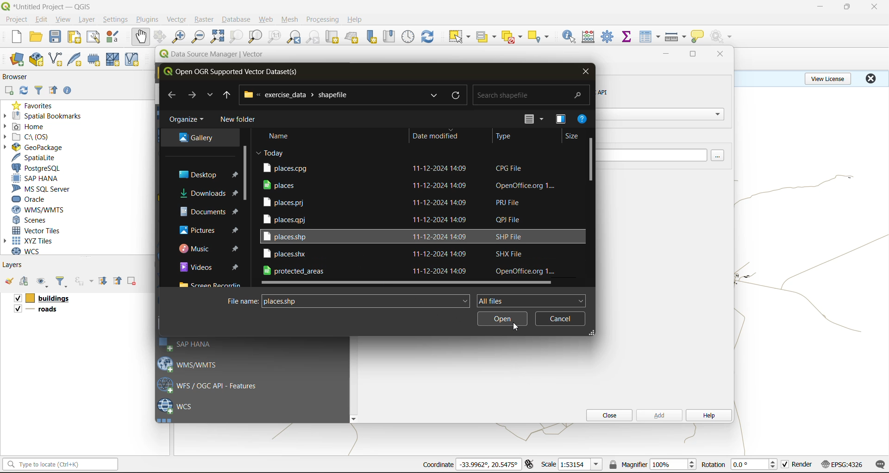 This screenshot has width=889, height=473. Describe the element at coordinates (694, 56) in the screenshot. I see `maximize` at that location.